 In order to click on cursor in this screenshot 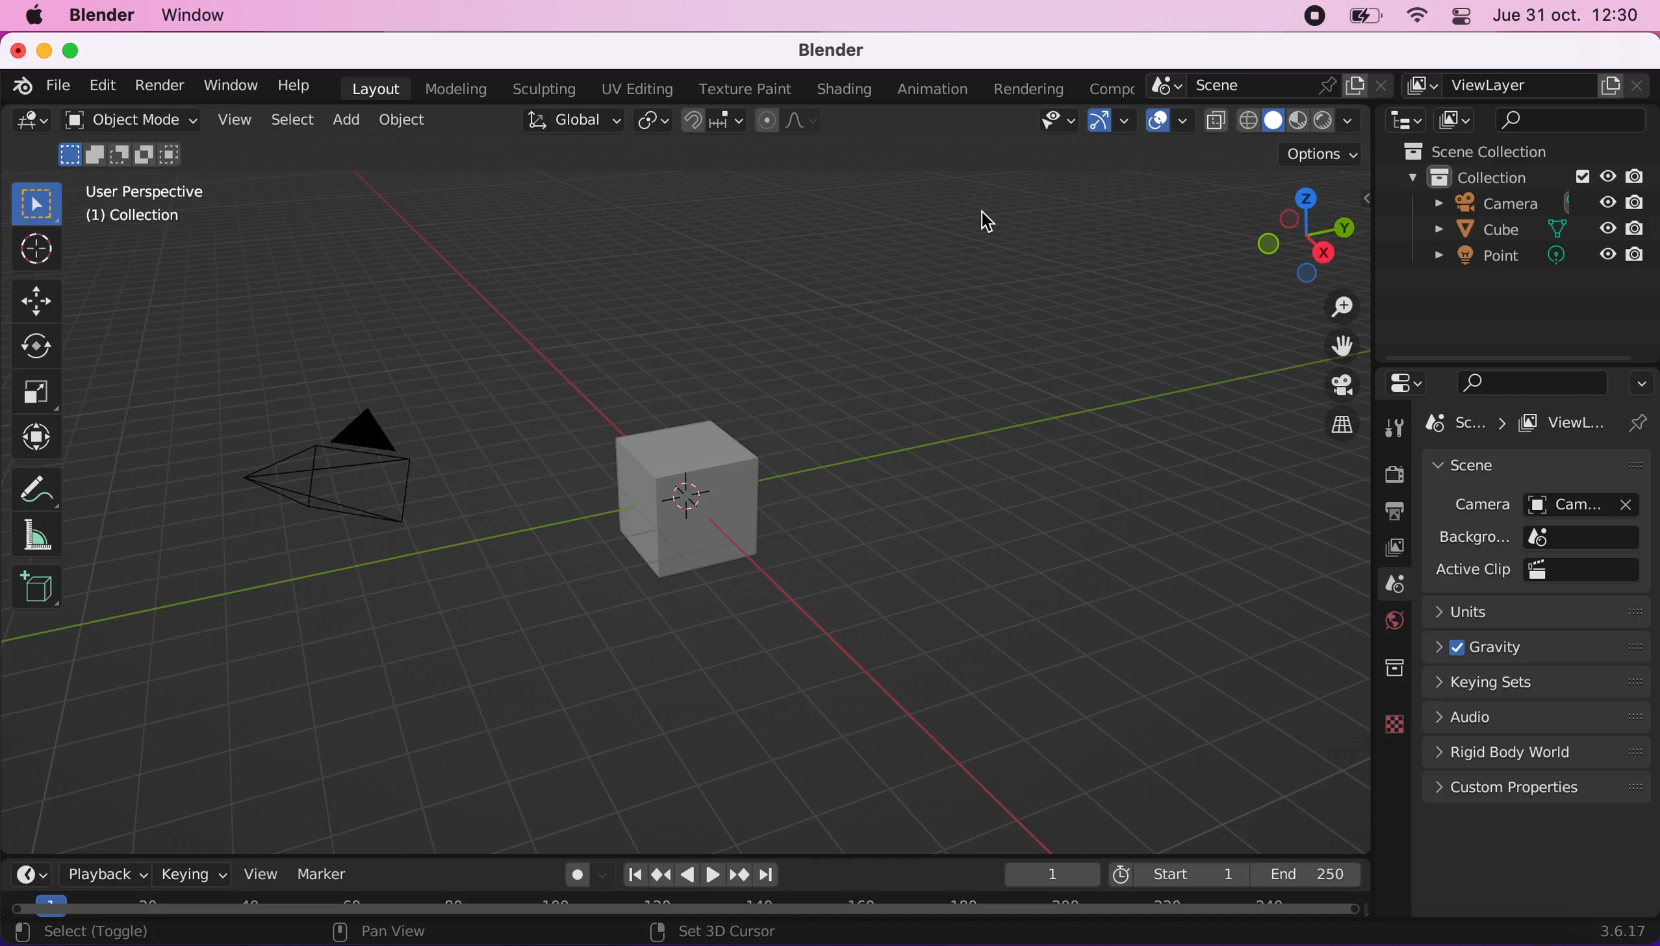, I will do `click(35, 249)`.